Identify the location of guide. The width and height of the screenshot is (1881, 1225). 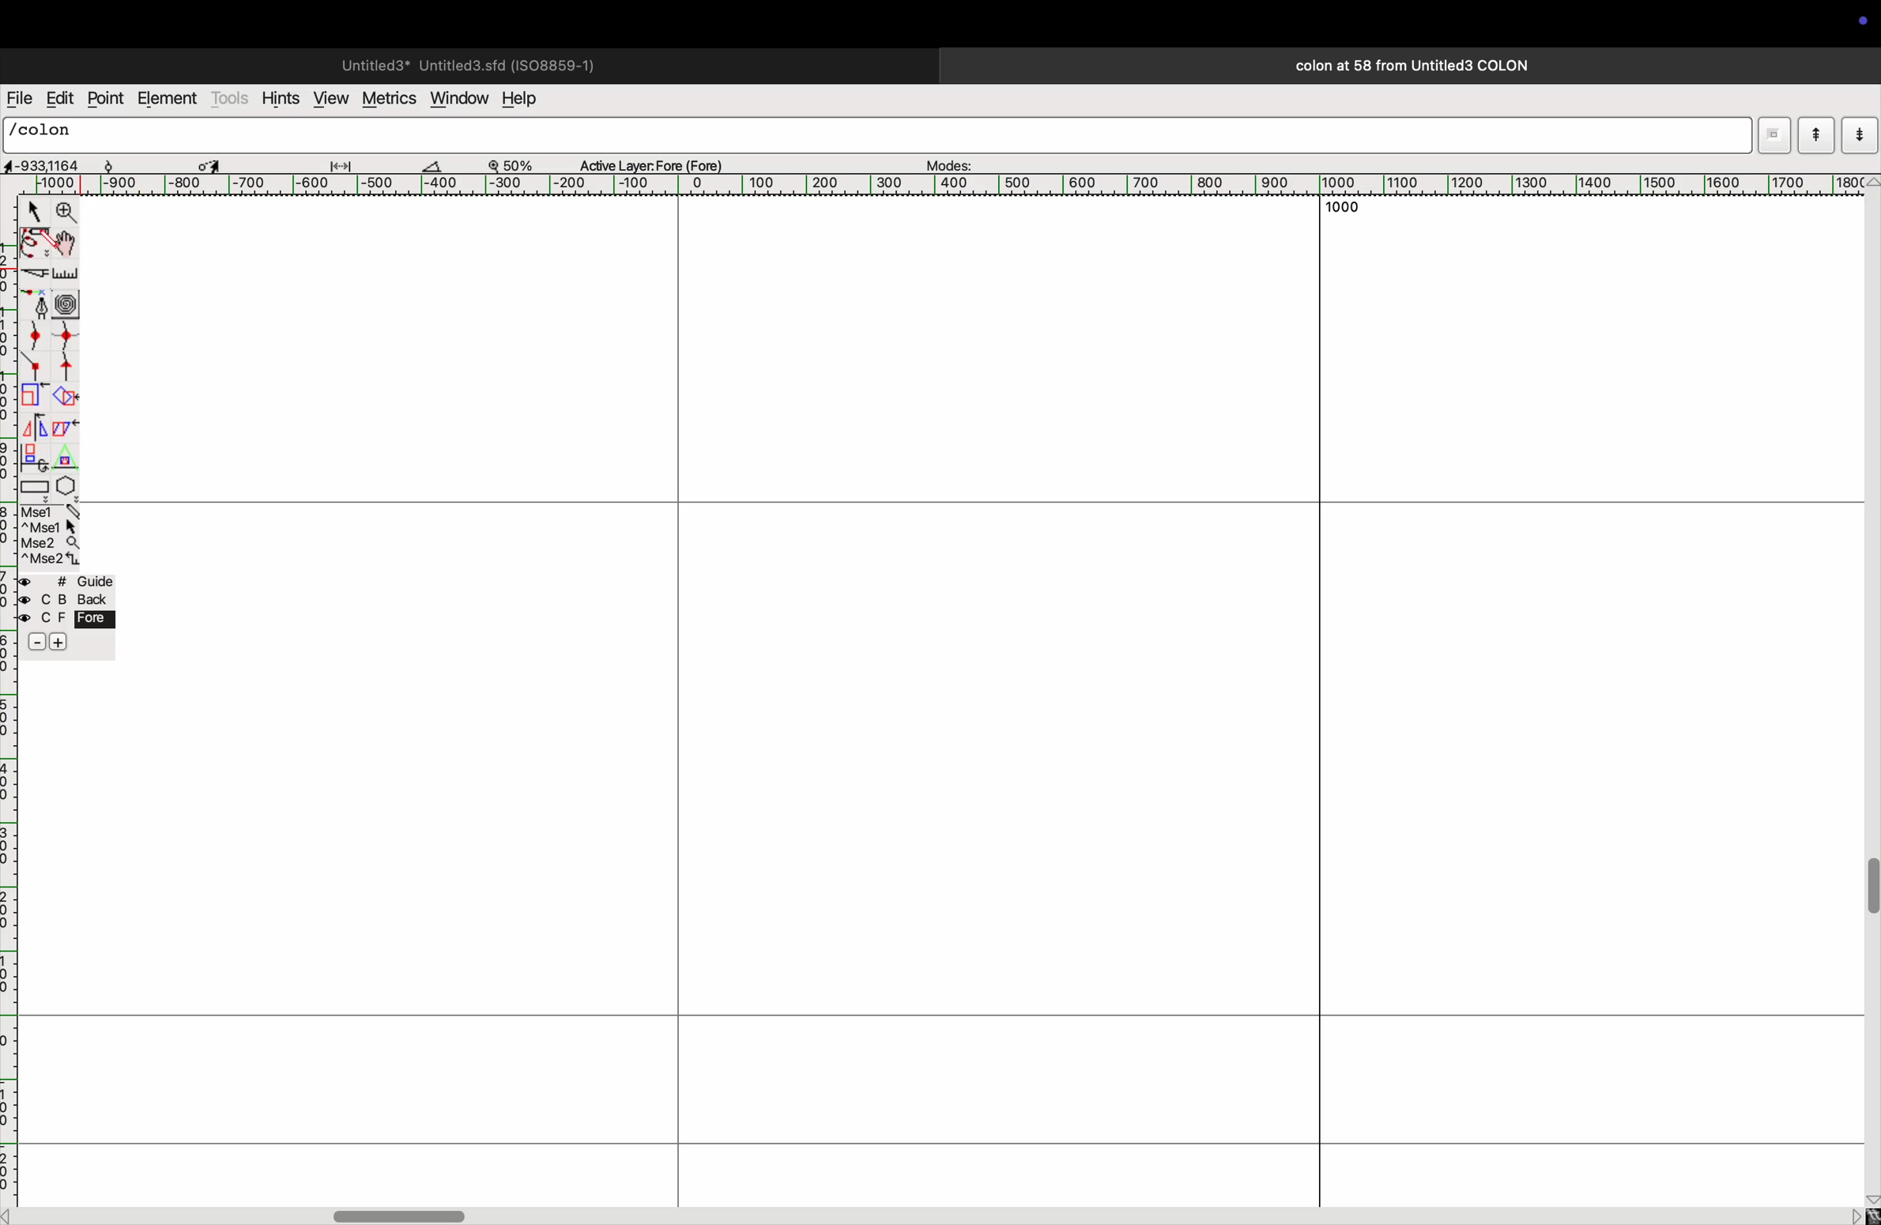
(71, 616).